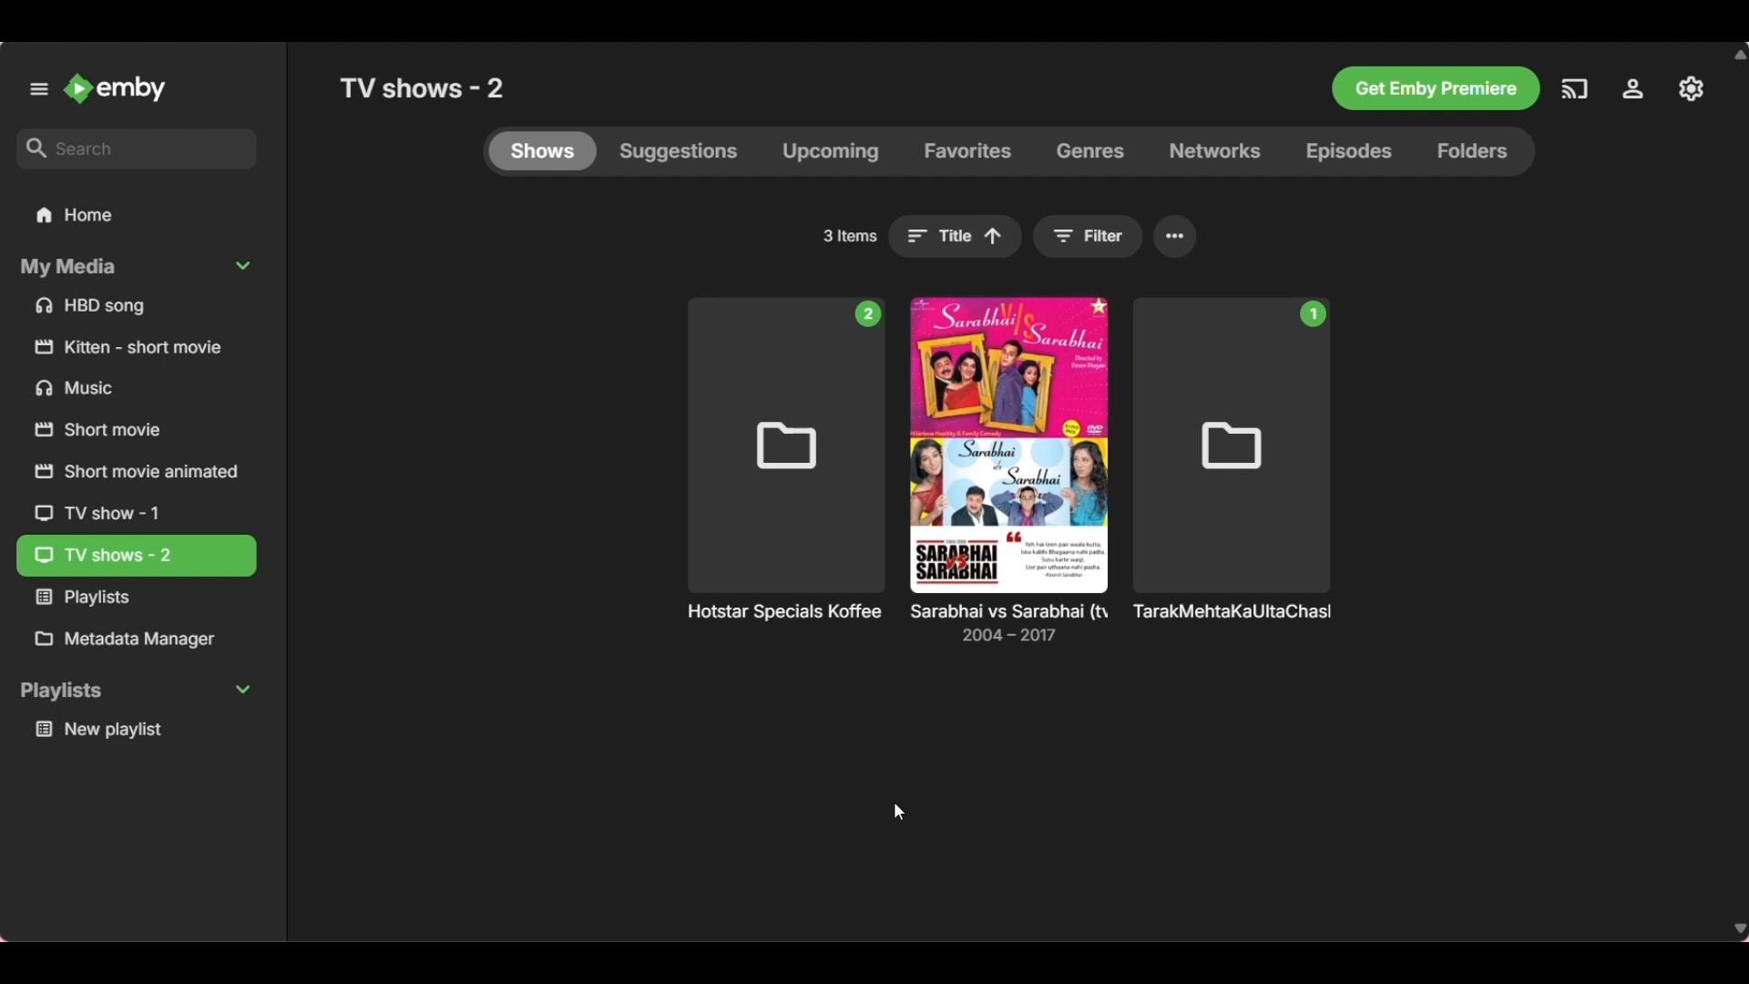 Image resolution: width=1749 pixels, height=984 pixels. I want to click on Favorites, so click(967, 151).